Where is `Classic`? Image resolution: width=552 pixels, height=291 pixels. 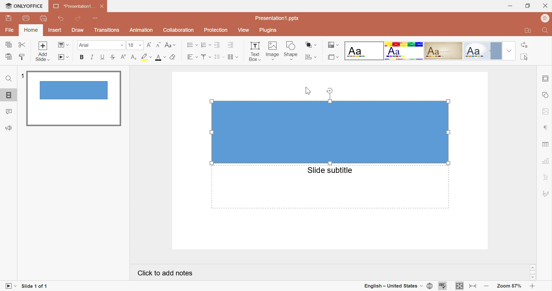 Classic is located at coordinates (443, 51).